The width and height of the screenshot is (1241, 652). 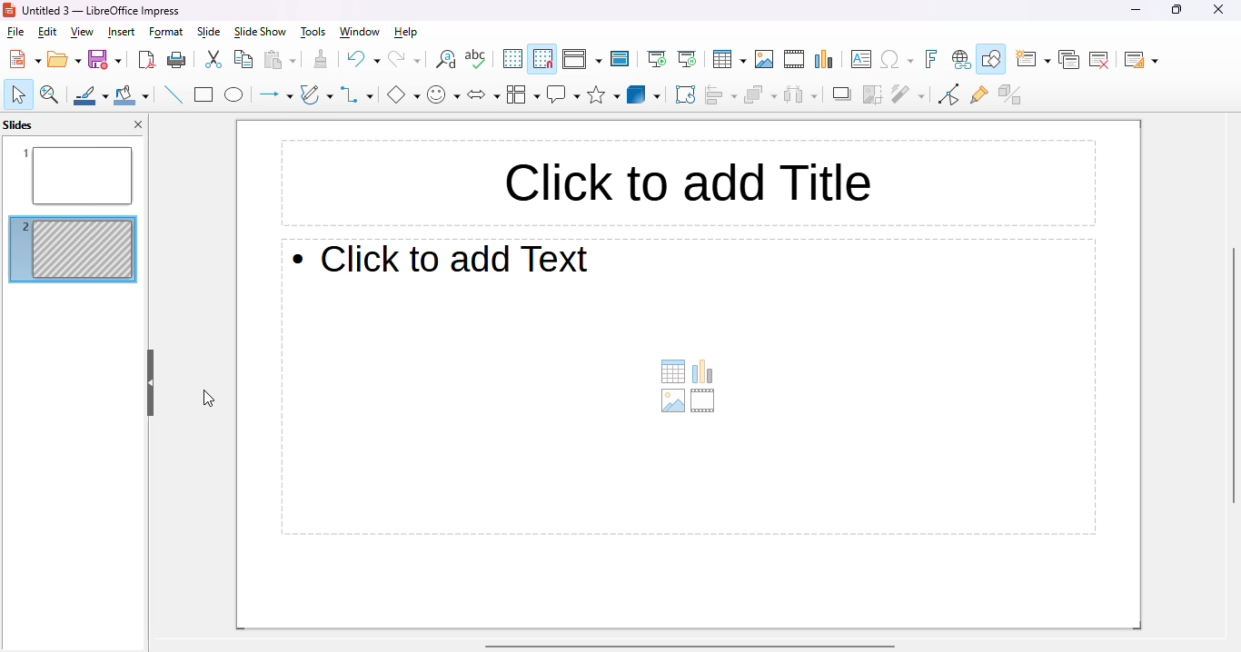 I want to click on view, so click(x=82, y=32).